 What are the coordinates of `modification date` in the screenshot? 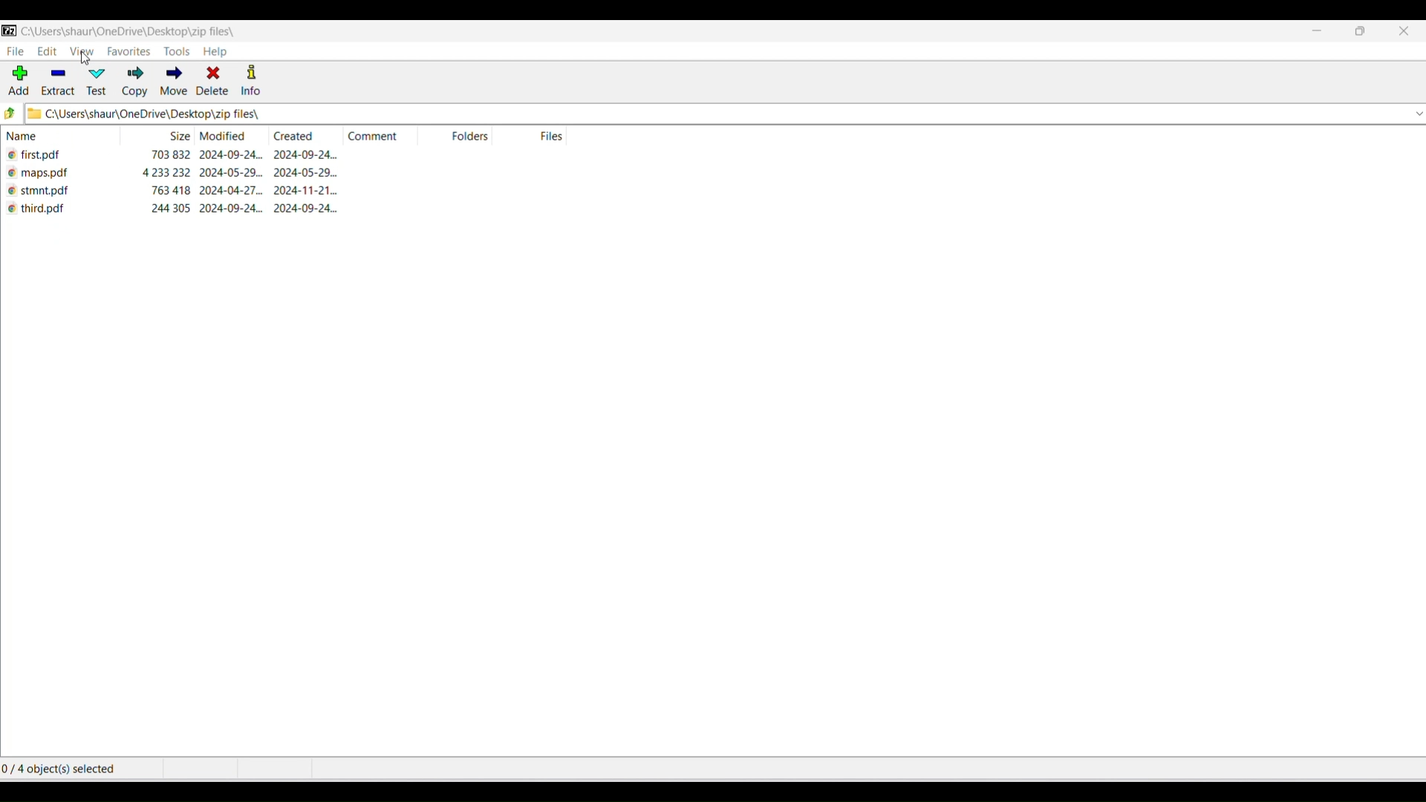 It's located at (232, 192).